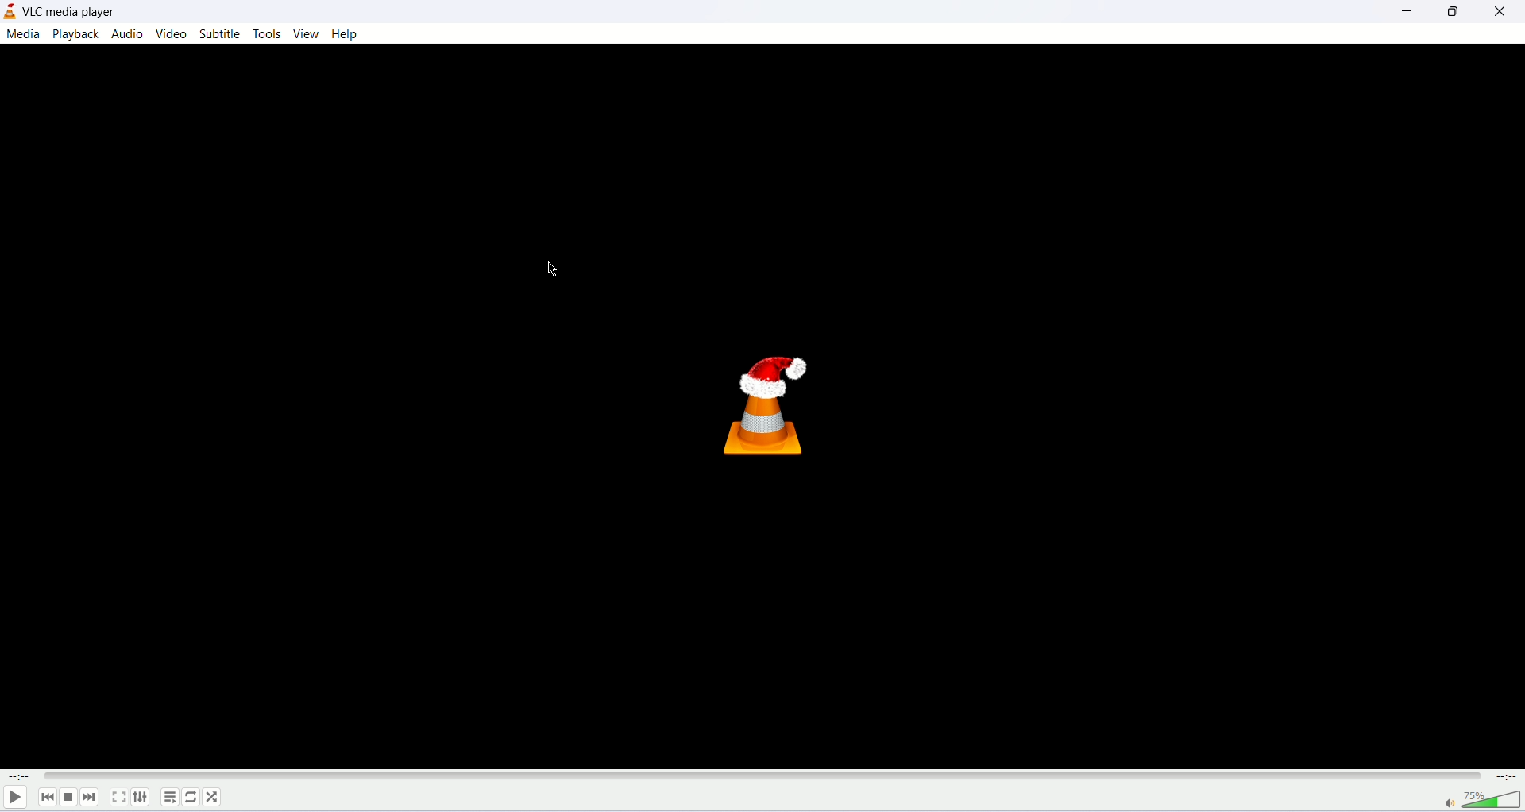 This screenshot has width=1525, height=812. Describe the element at coordinates (761, 406) in the screenshot. I see `main screen` at that location.